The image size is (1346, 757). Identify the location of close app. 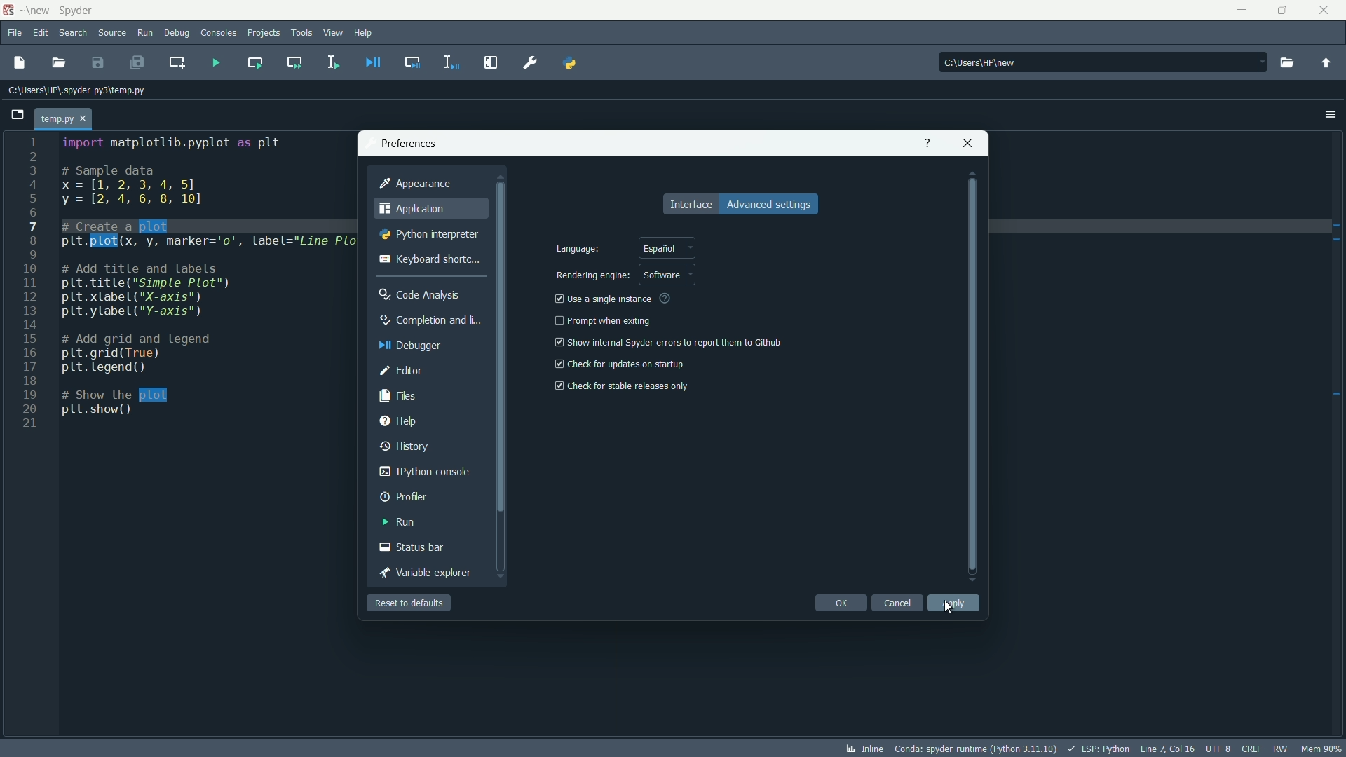
(969, 143).